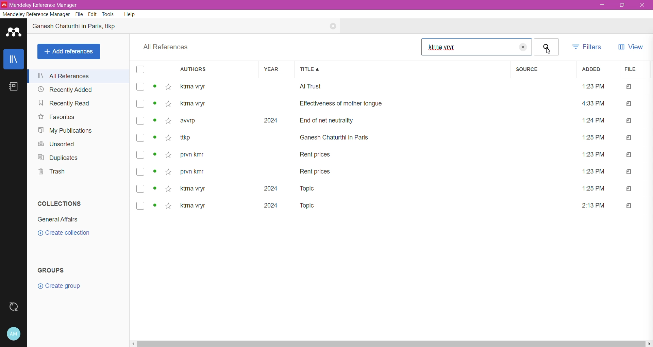 The width and height of the screenshot is (653, 347). What do you see at coordinates (80, 76) in the screenshot?
I see `All References` at bounding box center [80, 76].